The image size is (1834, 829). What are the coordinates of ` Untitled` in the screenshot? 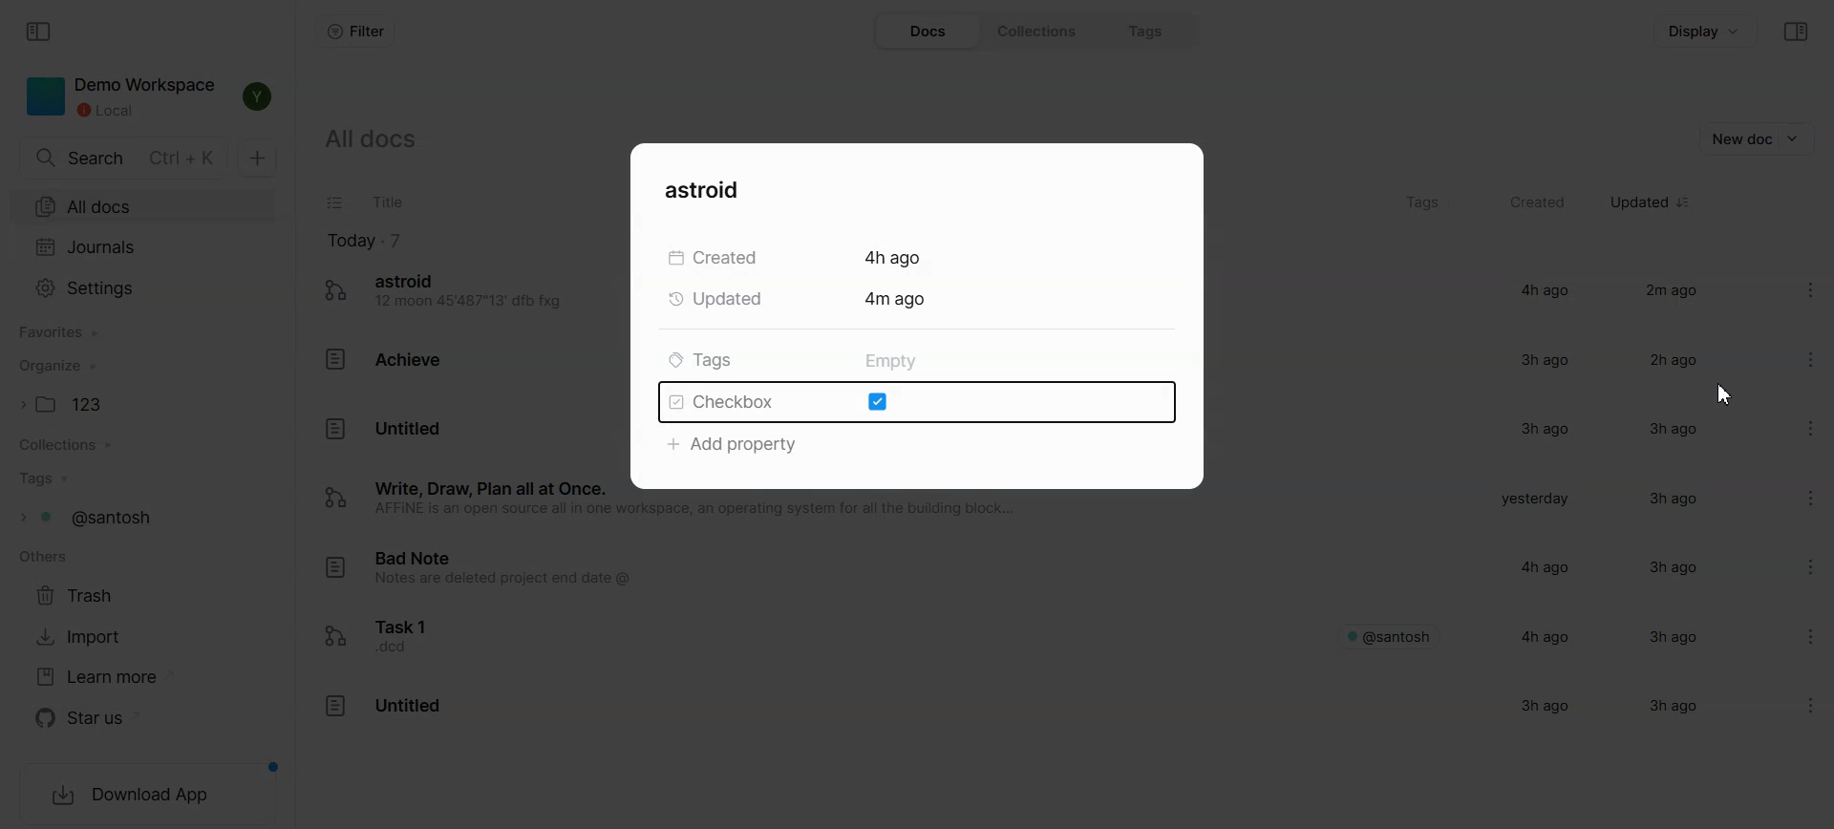 It's located at (384, 428).